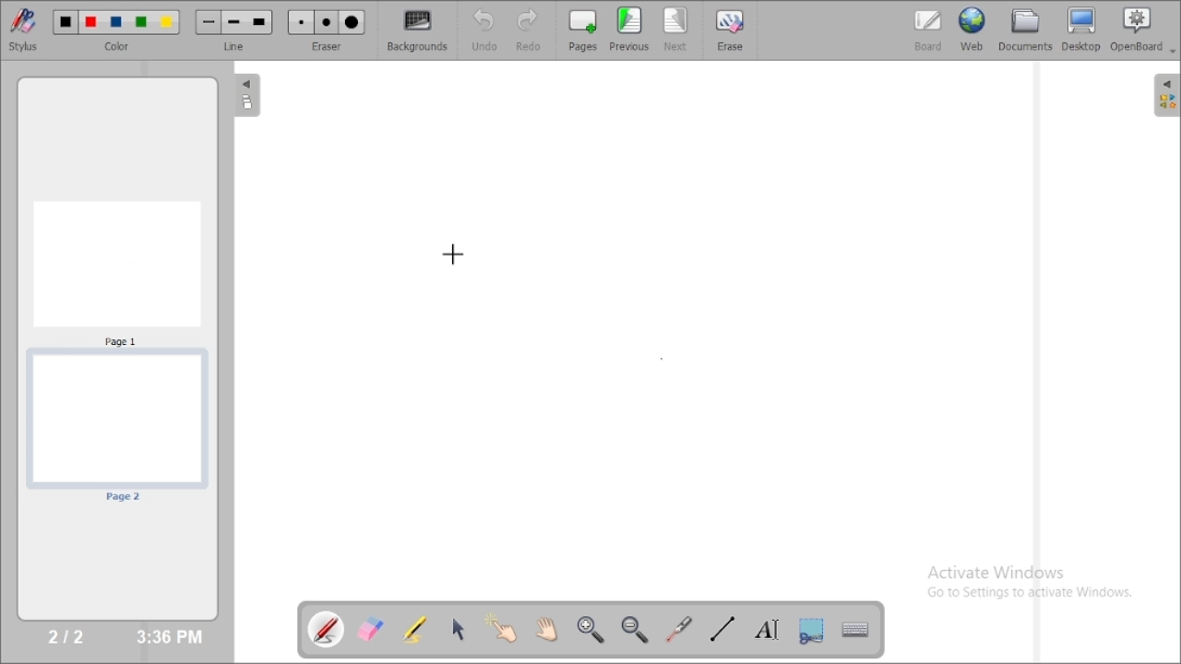 Image resolution: width=1181 pixels, height=664 pixels. What do you see at coordinates (328, 631) in the screenshot?
I see `annotate document` at bounding box center [328, 631].